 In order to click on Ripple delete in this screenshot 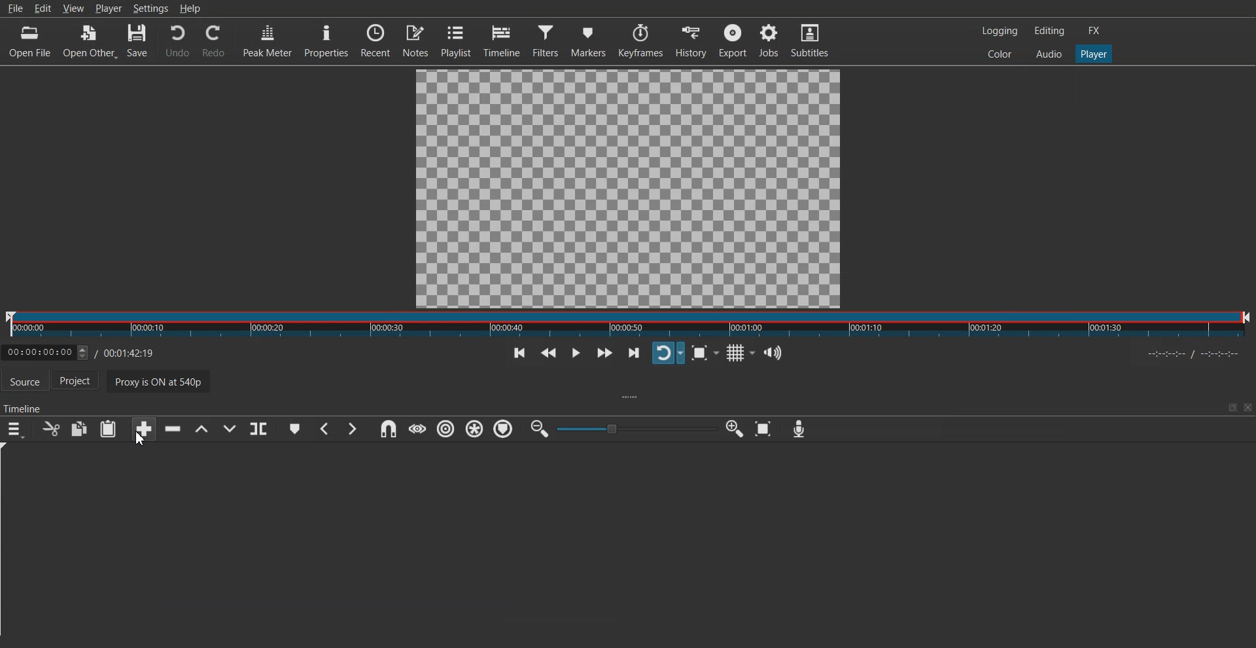, I will do `click(173, 429)`.